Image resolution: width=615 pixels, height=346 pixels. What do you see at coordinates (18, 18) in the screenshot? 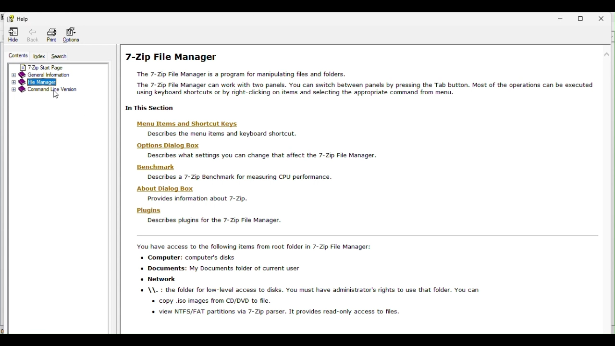
I see `Help` at bounding box center [18, 18].